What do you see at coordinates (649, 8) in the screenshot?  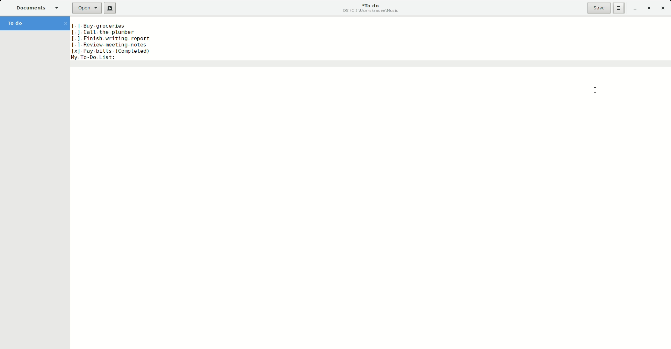 I see `Restore` at bounding box center [649, 8].